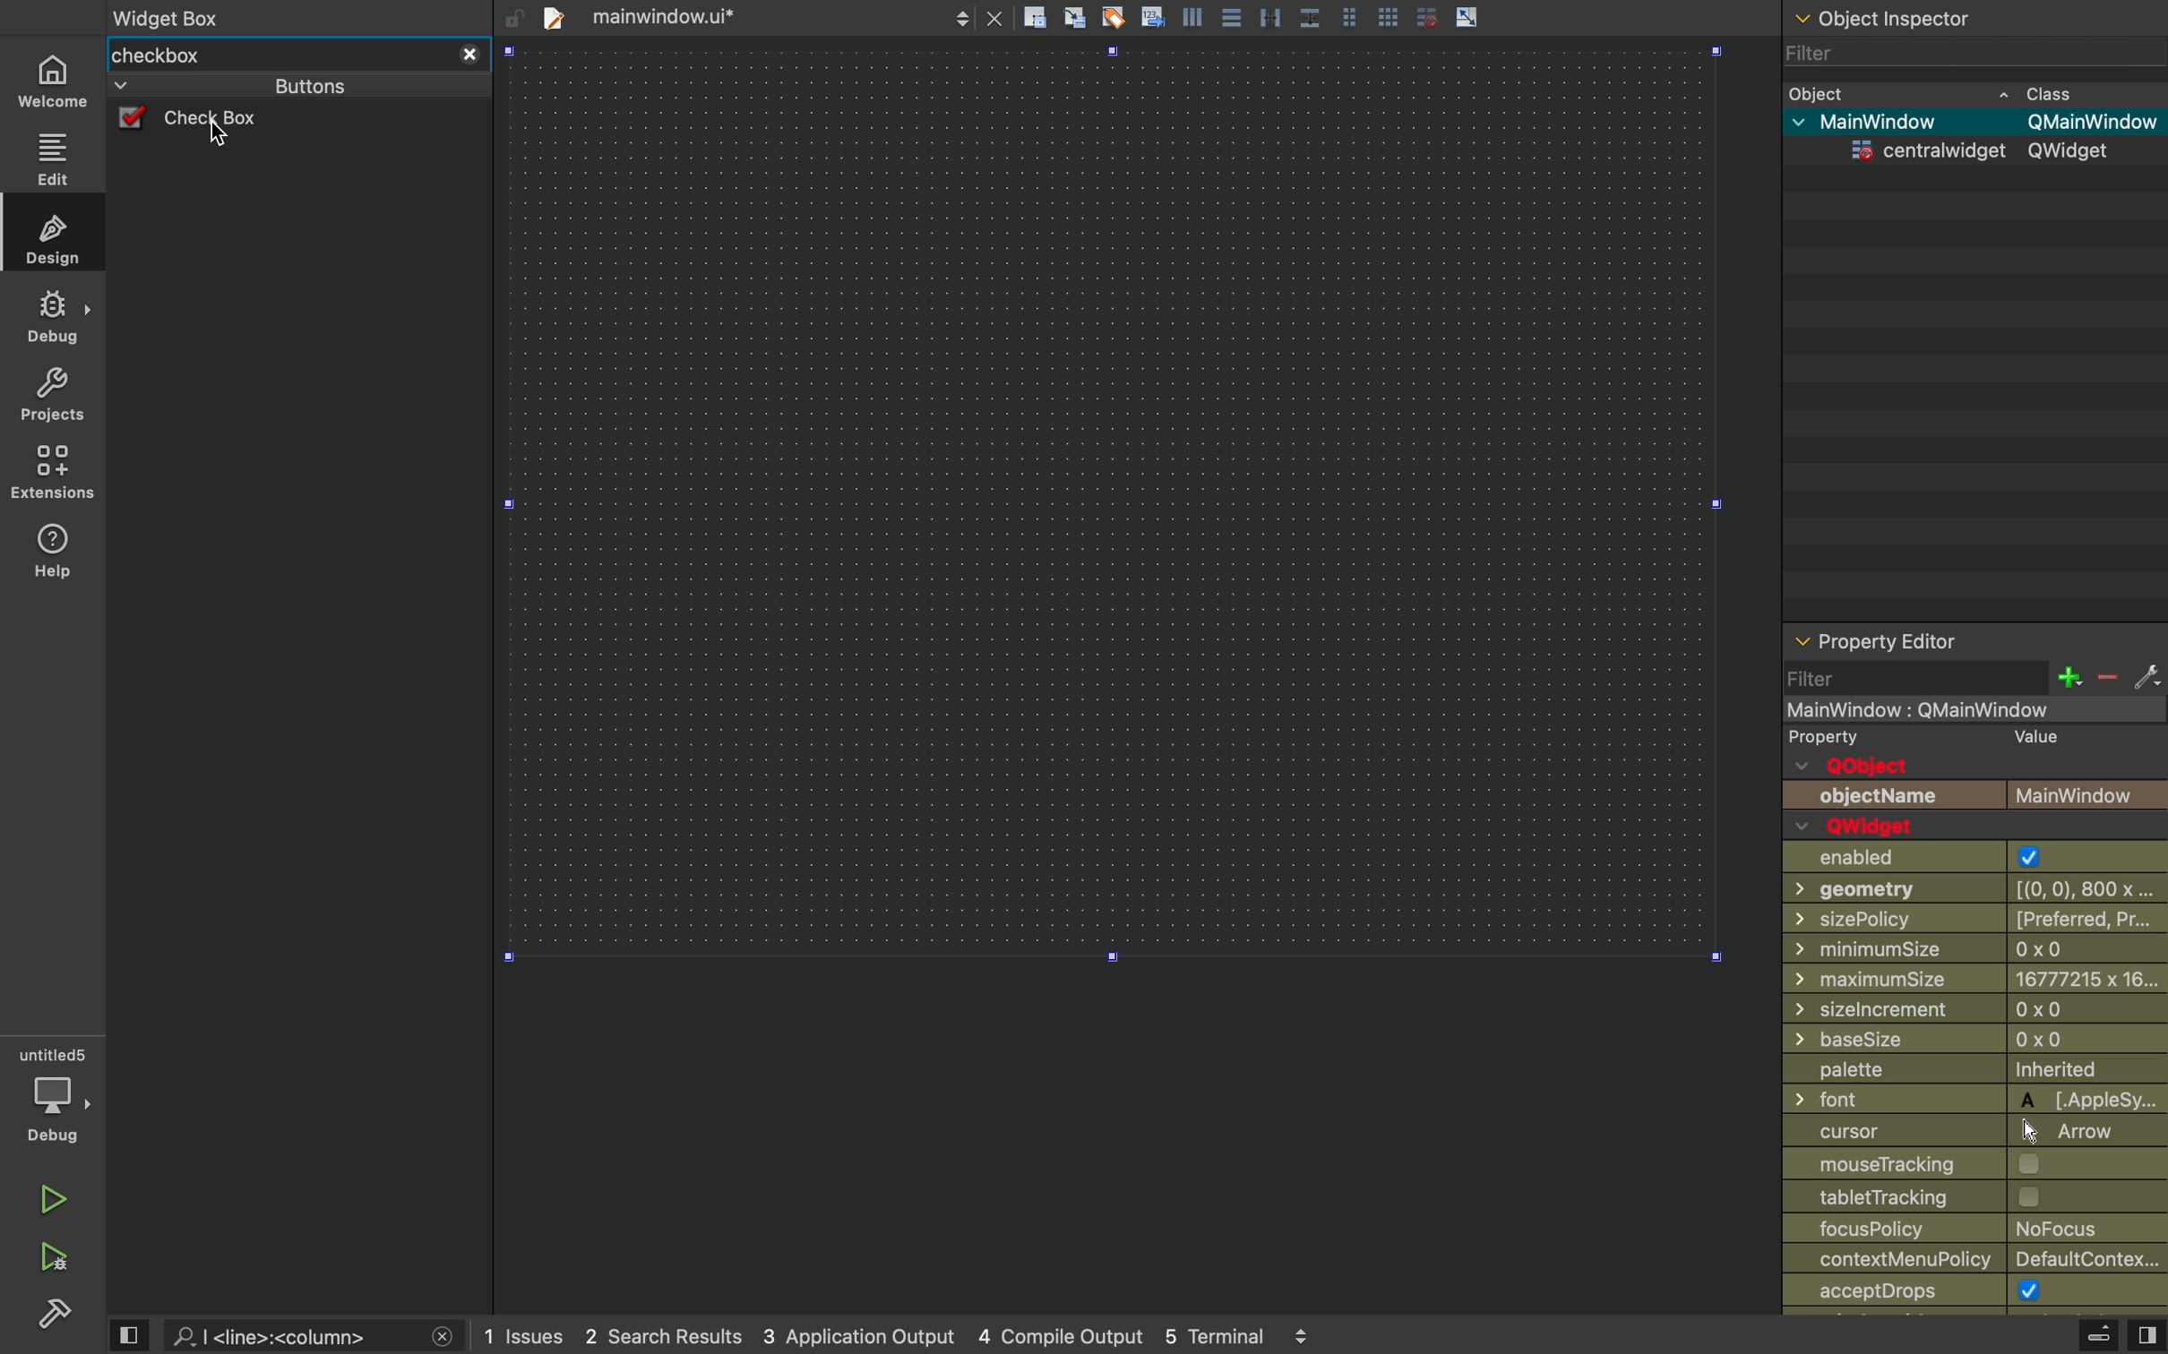  Describe the element at coordinates (174, 15) in the screenshot. I see `Widget Box` at that location.